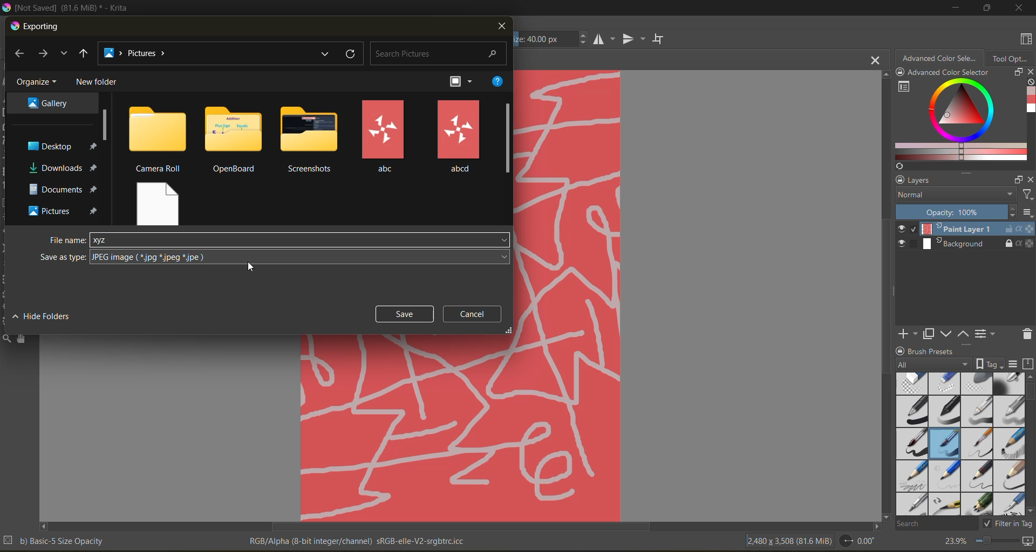  Describe the element at coordinates (958, 181) in the screenshot. I see `layers` at that location.